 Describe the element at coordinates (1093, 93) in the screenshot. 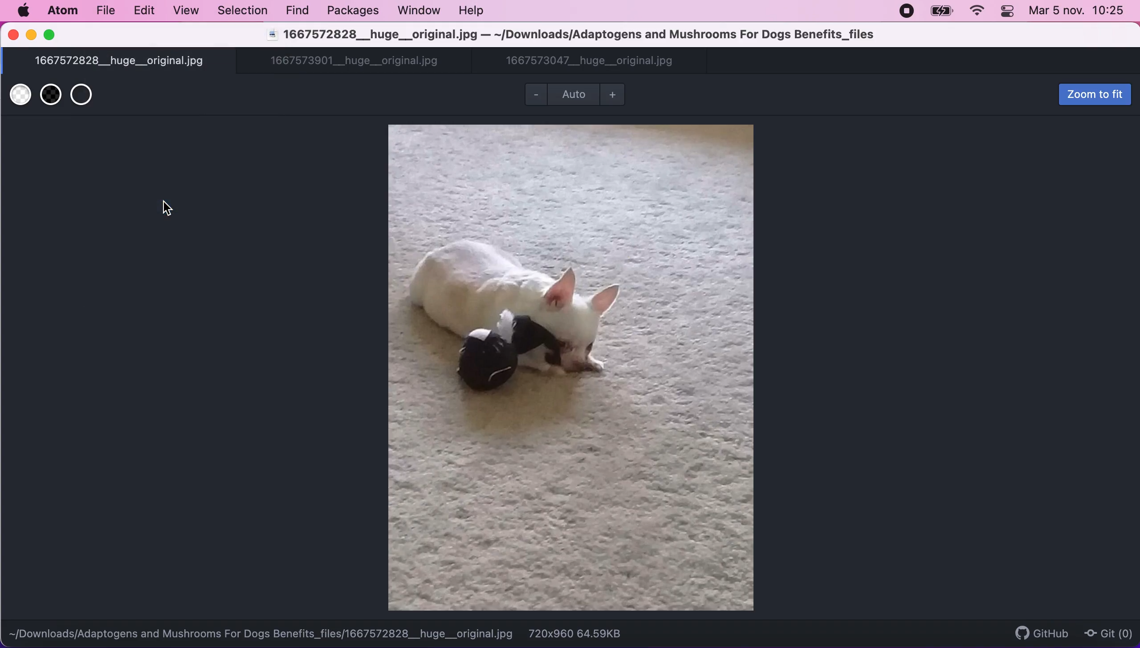

I see `zoom to fit` at that location.